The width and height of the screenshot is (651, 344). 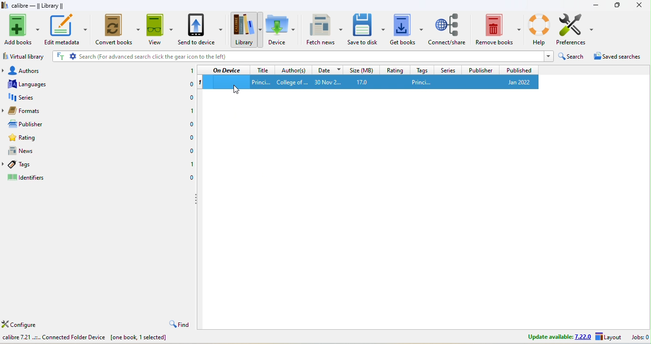 What do you see at coordinates (368, 82) in the screenshot?
I see `17.0` at bounding box center [368, 82].